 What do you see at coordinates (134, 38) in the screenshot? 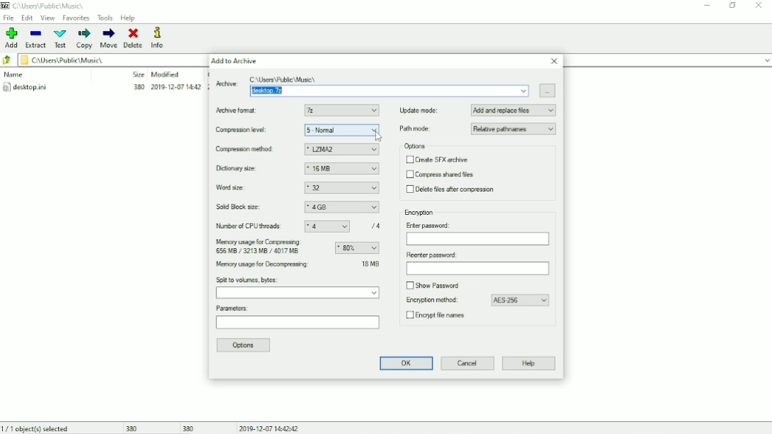
I see `Delete ` at bounding box center [134, 38].